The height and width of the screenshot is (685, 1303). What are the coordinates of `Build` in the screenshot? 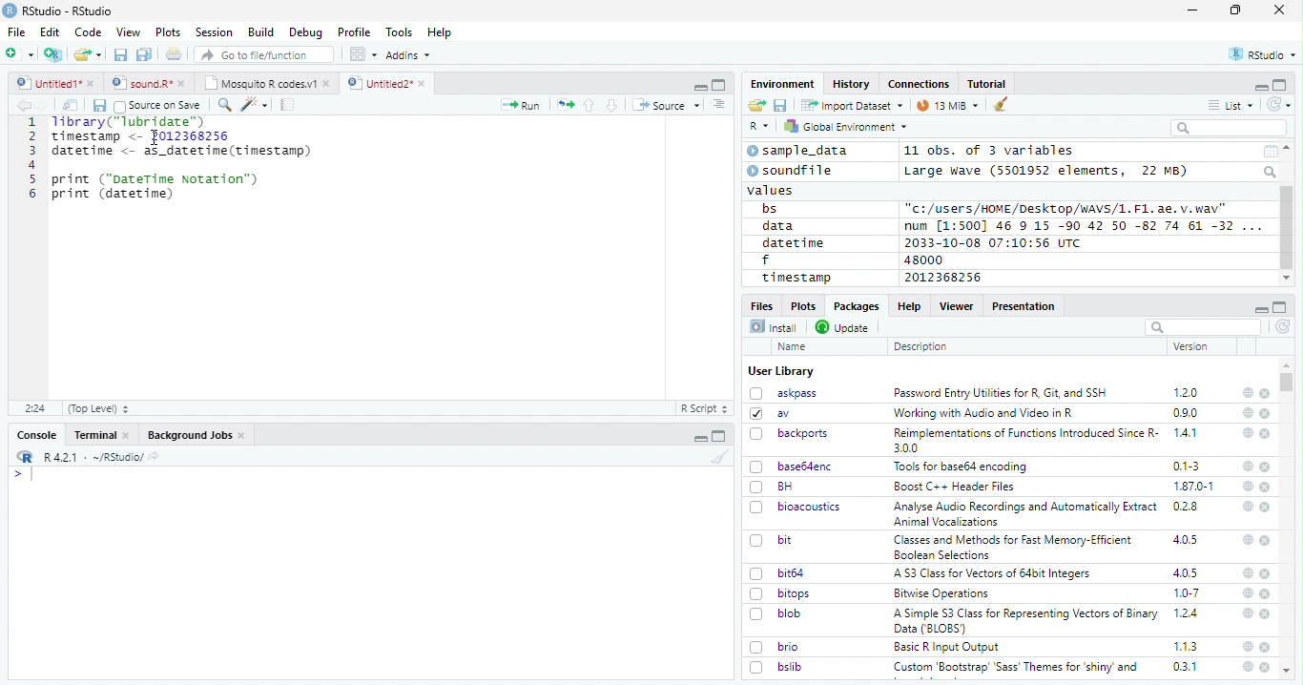 It's located at (260, 32).